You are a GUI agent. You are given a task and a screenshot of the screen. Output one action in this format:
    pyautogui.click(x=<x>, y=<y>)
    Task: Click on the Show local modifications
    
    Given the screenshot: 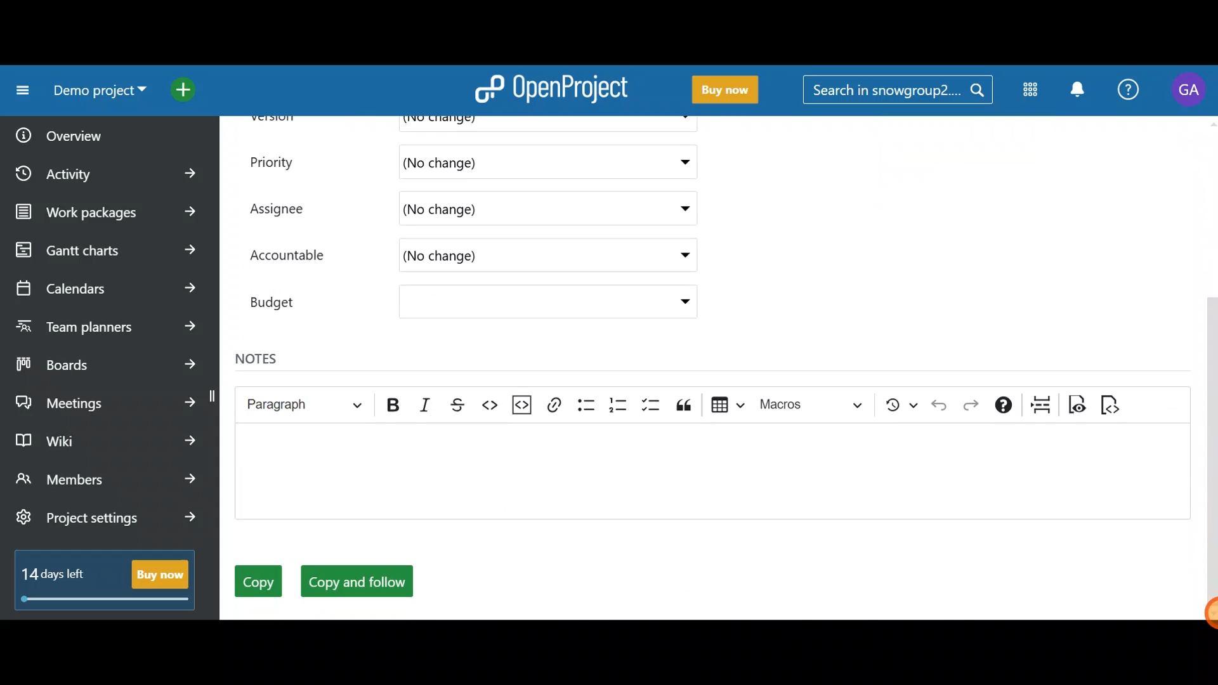 What is the action you would take?
    pyautogui.click(x=902, y=410)
    